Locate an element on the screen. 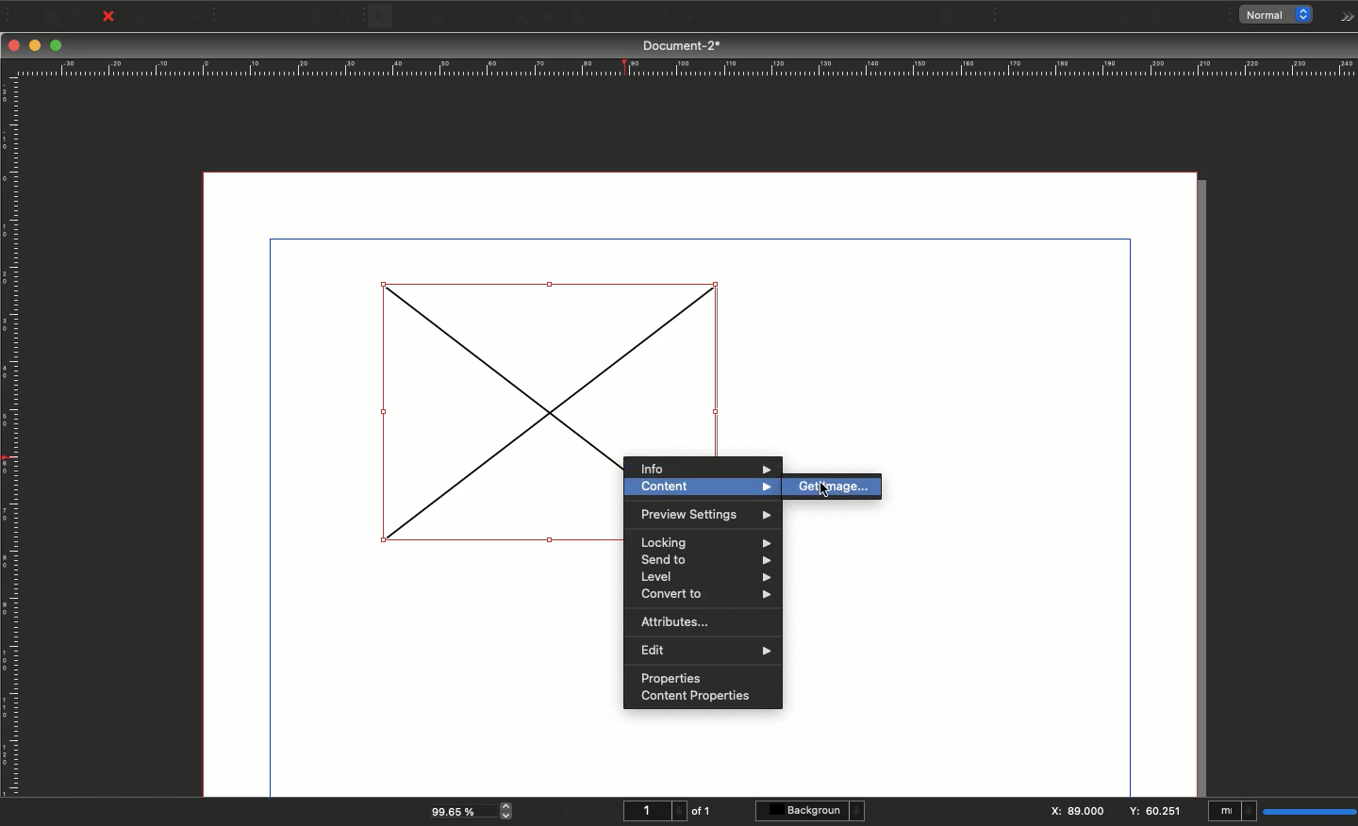  Close is located at coordinates (14, 45).